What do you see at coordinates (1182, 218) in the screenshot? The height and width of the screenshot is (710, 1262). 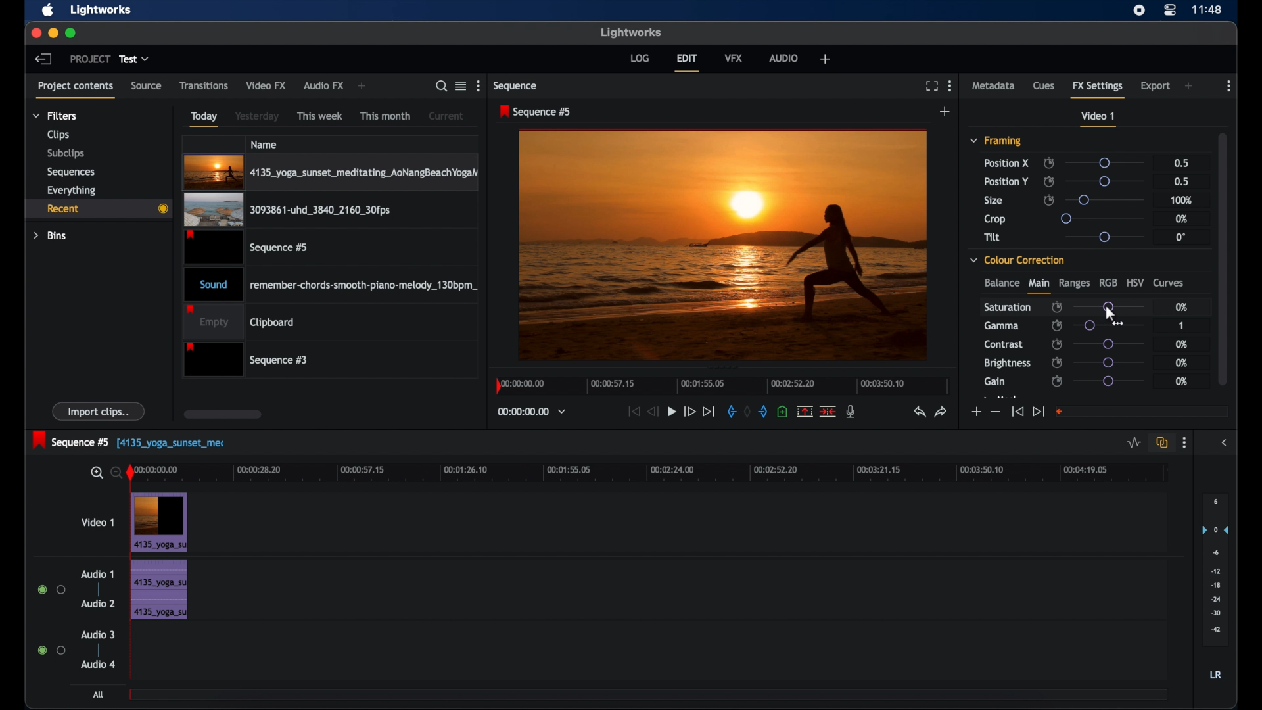 I see `0%` at bounding box center [1182, 218].